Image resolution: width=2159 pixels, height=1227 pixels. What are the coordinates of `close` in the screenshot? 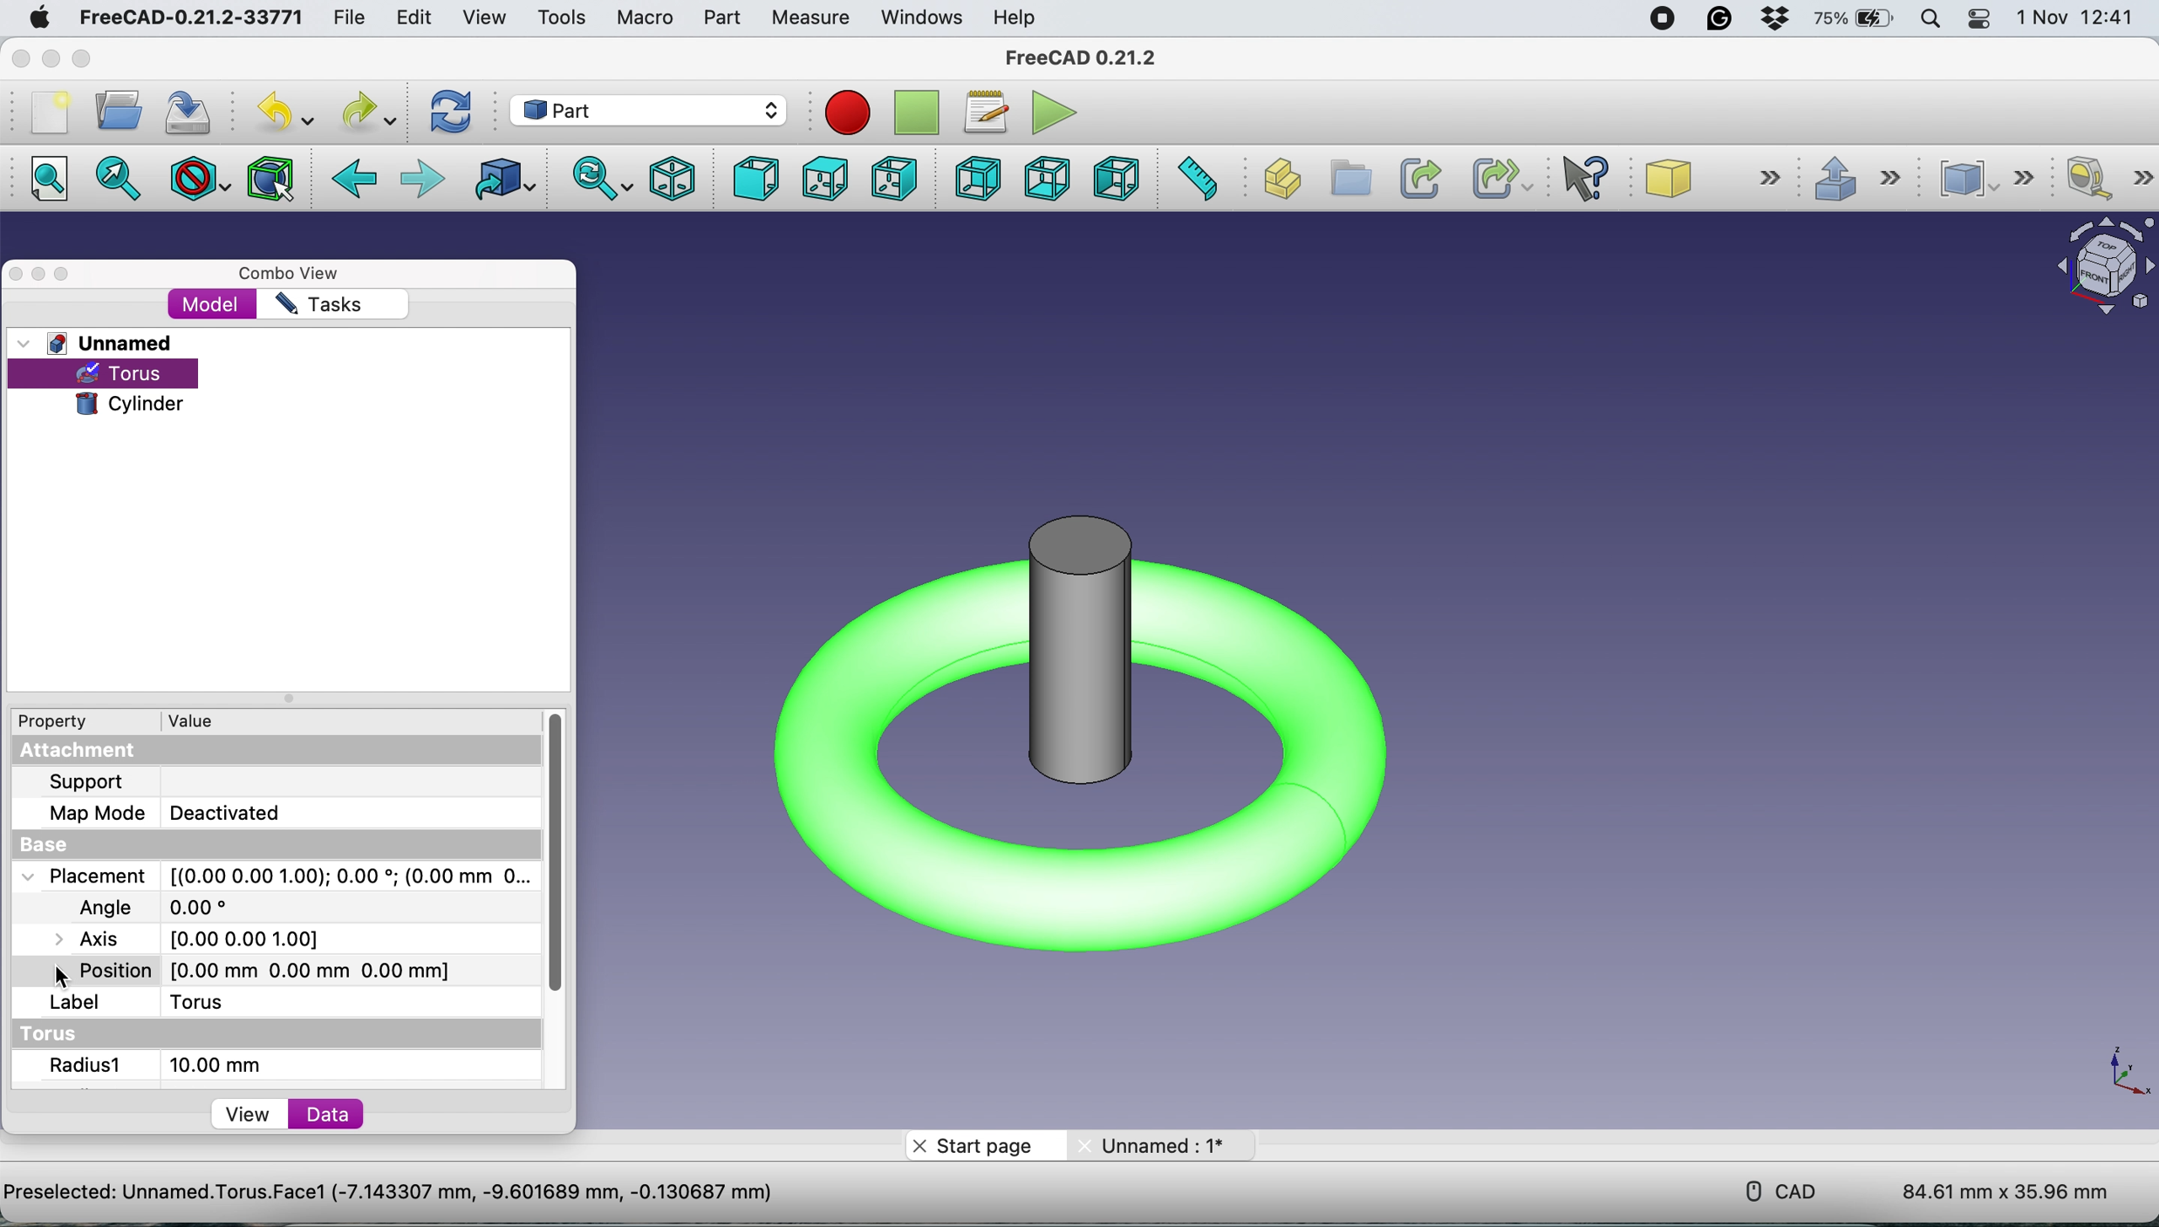 It's located at (18, 60).